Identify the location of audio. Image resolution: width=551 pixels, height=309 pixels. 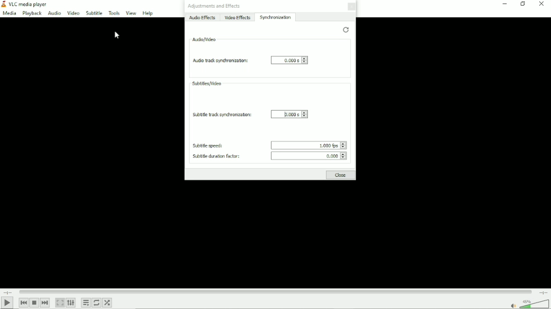
(53, 13).